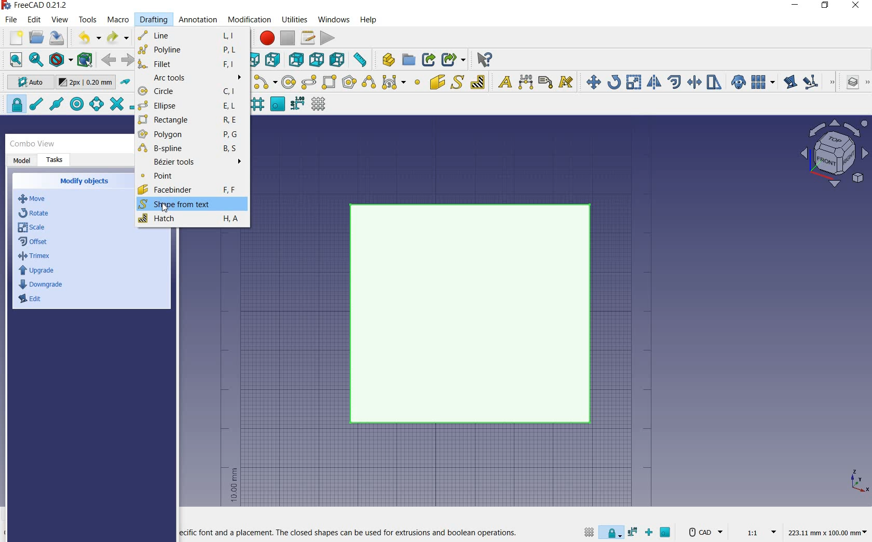 The width and height of the screenshot is (872, 542). I want to click on snap center, so click(75, 104).